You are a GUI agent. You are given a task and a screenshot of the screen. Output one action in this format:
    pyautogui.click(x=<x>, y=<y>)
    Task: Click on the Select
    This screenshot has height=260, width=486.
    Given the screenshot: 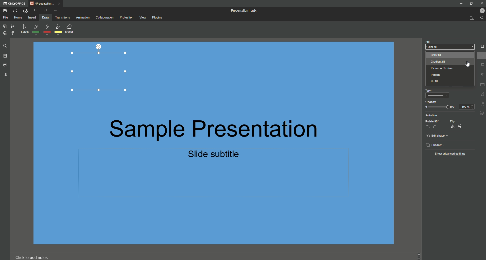 What is the action you would take?
    pyautogui.click(x=24, y=30)
    